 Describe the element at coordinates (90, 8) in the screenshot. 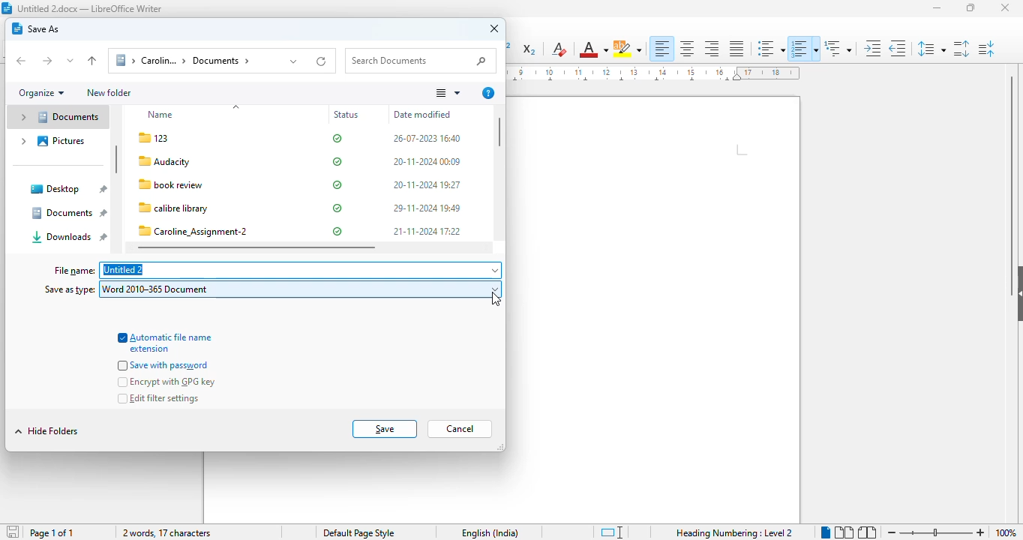

I see `title` at that location.